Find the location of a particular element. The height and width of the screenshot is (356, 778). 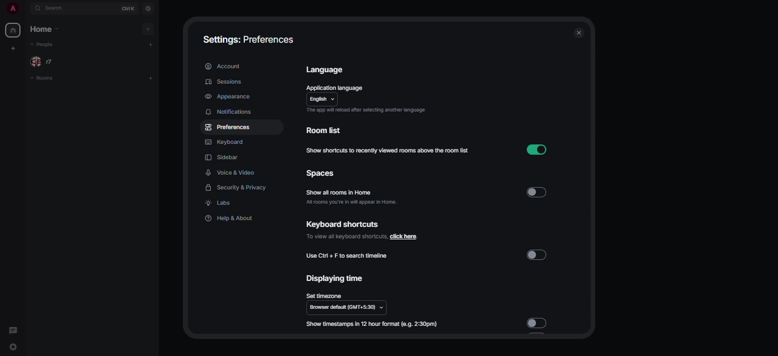

language is located at coordinates (324, 68).